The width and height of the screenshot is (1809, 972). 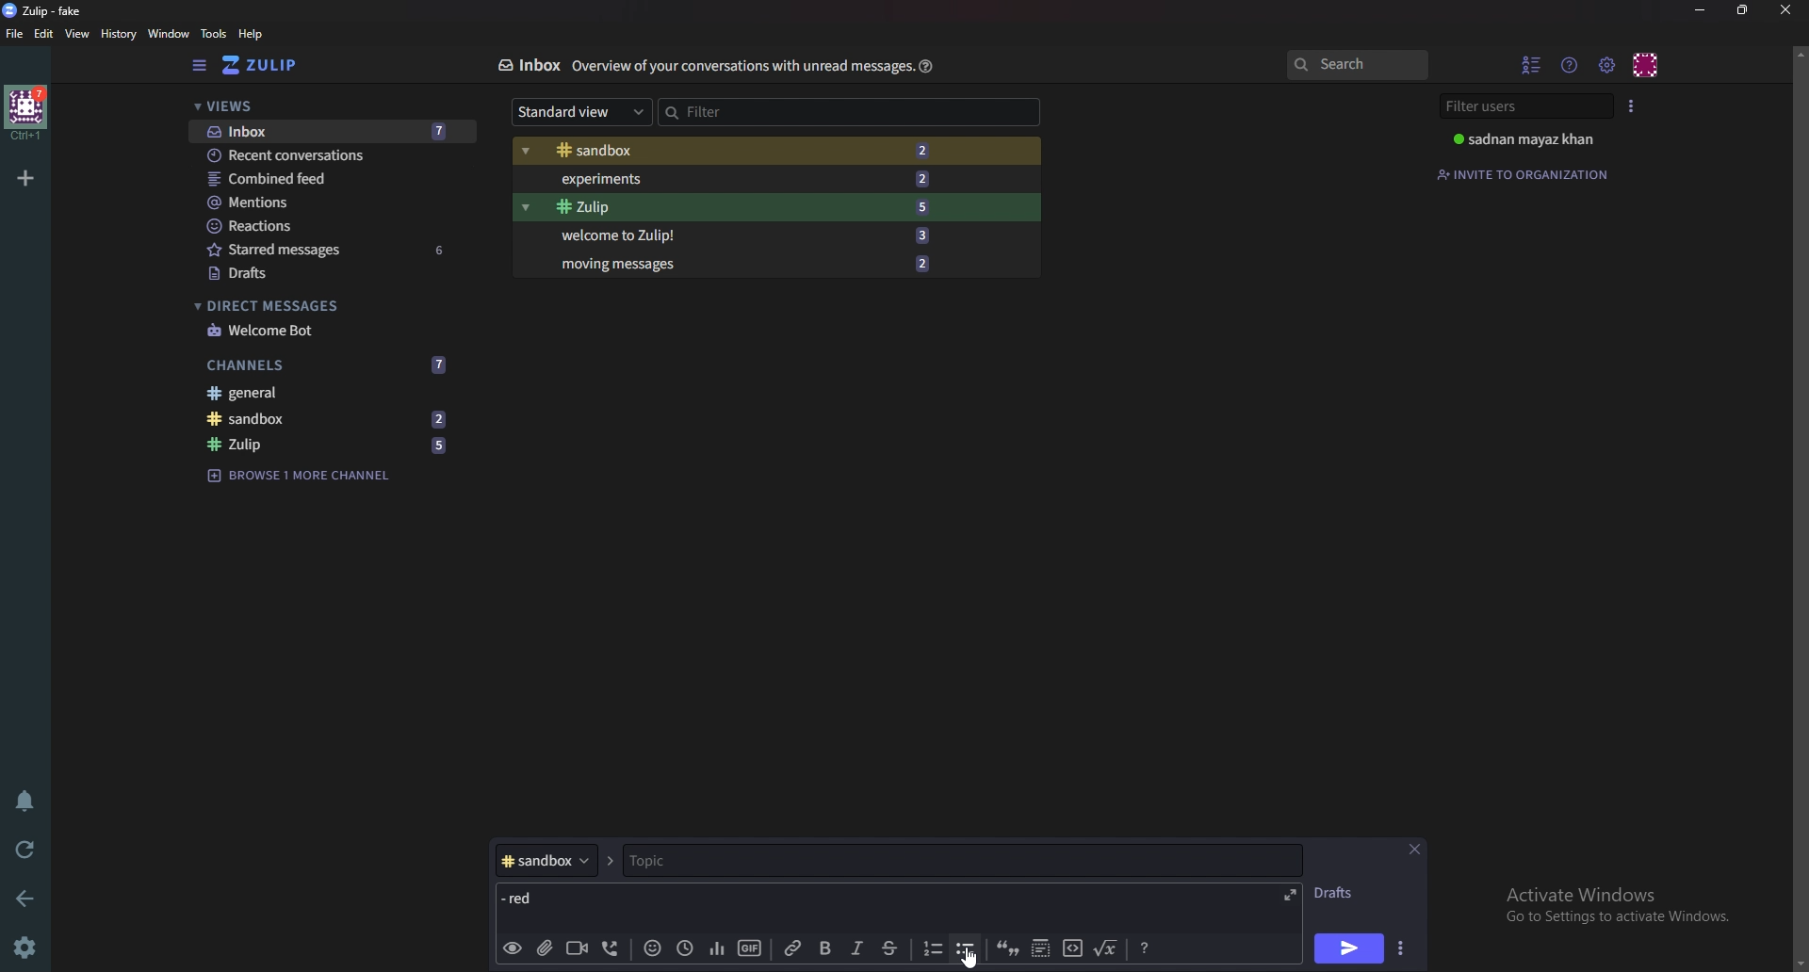 What do you see at coordinates (512, 949) in the screenshot?
I see `preview` at bounding box center [512, 949].